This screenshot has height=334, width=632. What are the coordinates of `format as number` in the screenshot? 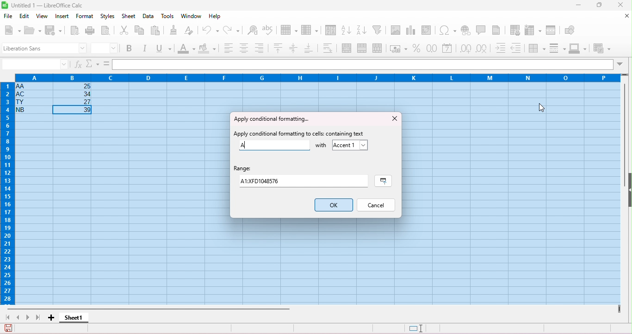 It's located at (432, 48).